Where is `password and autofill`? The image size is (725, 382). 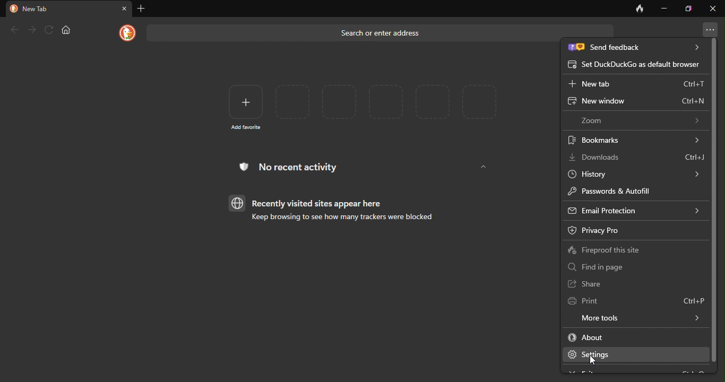 password and autofill is located at coordinates (623, 191).